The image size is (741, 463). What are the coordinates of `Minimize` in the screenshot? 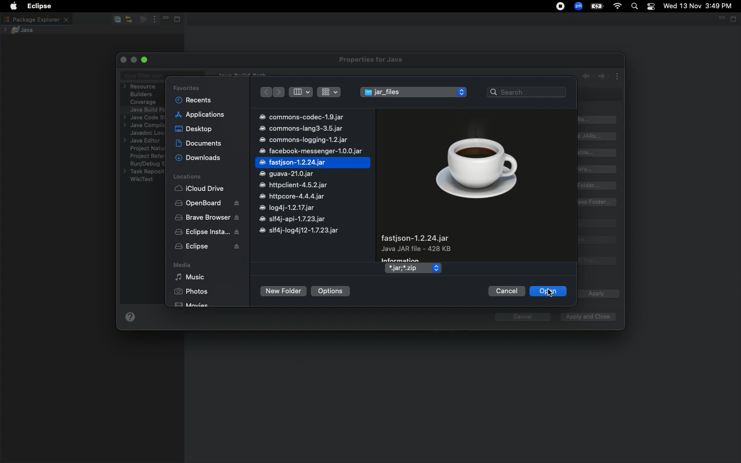 It's located at (165, 20).